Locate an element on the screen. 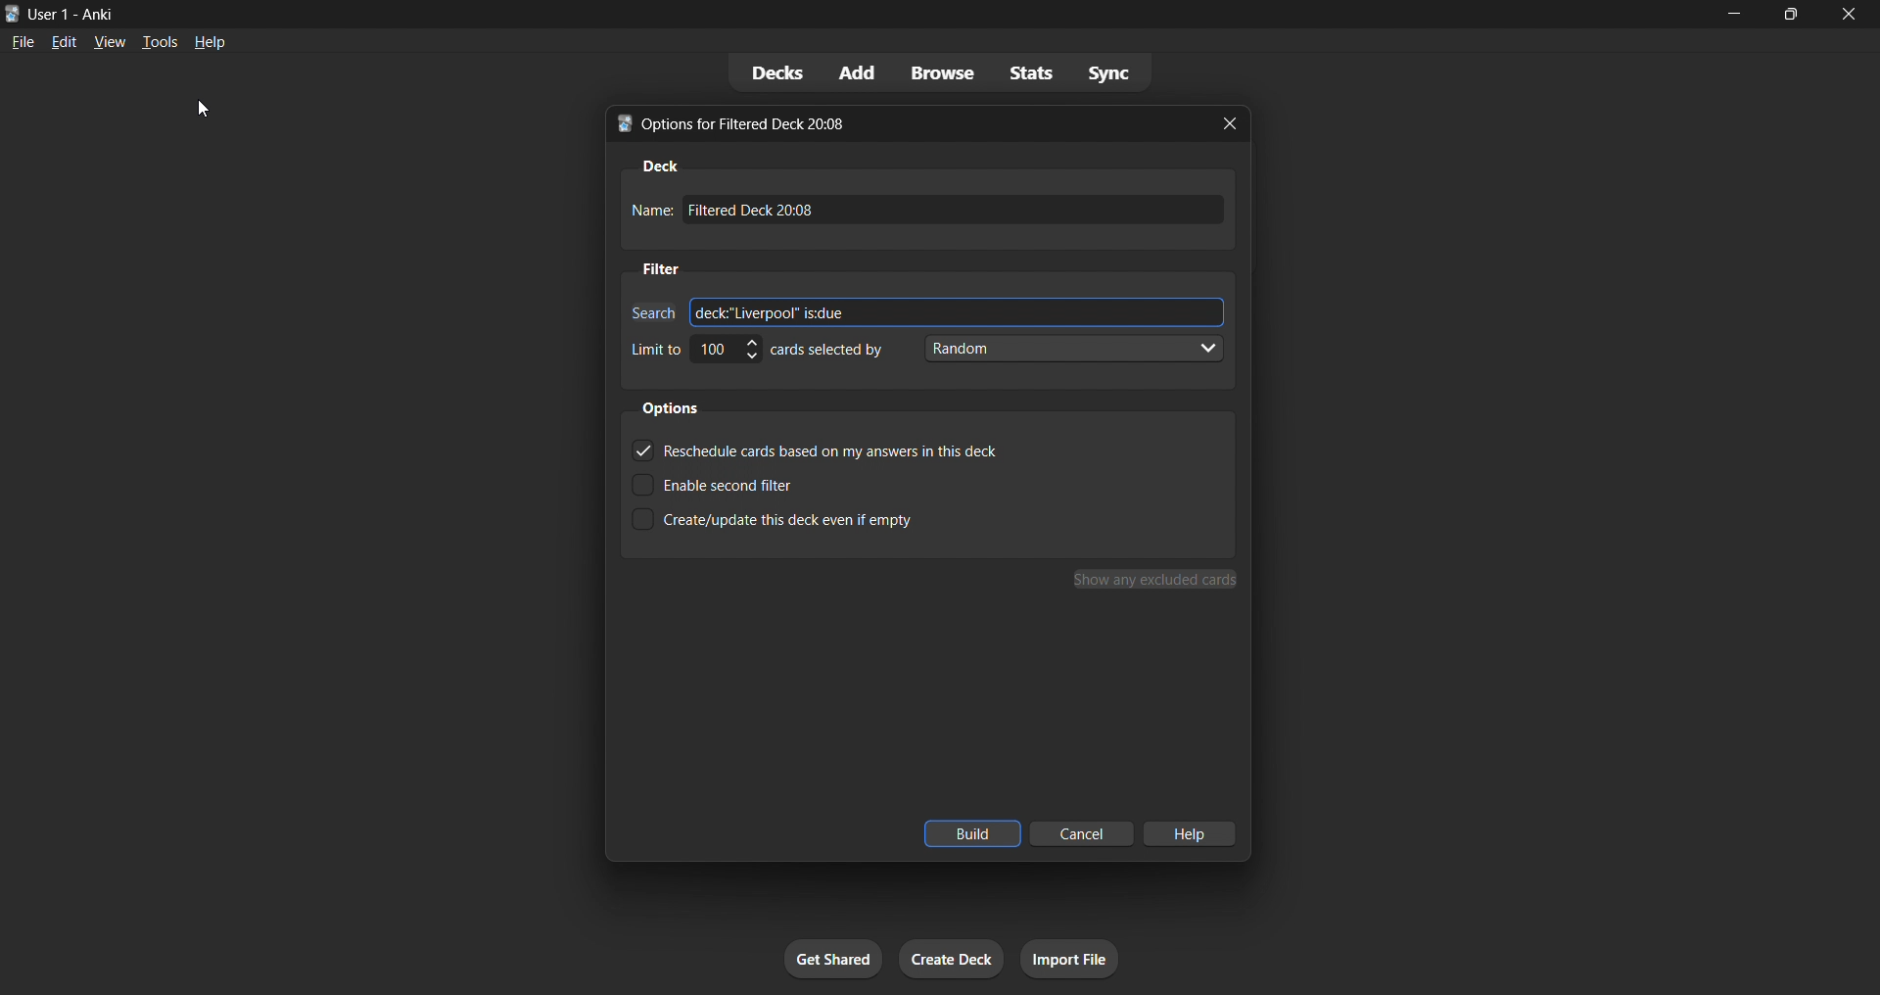 The image size is (1880, 995). stats is located at coordinates (1032, 72).